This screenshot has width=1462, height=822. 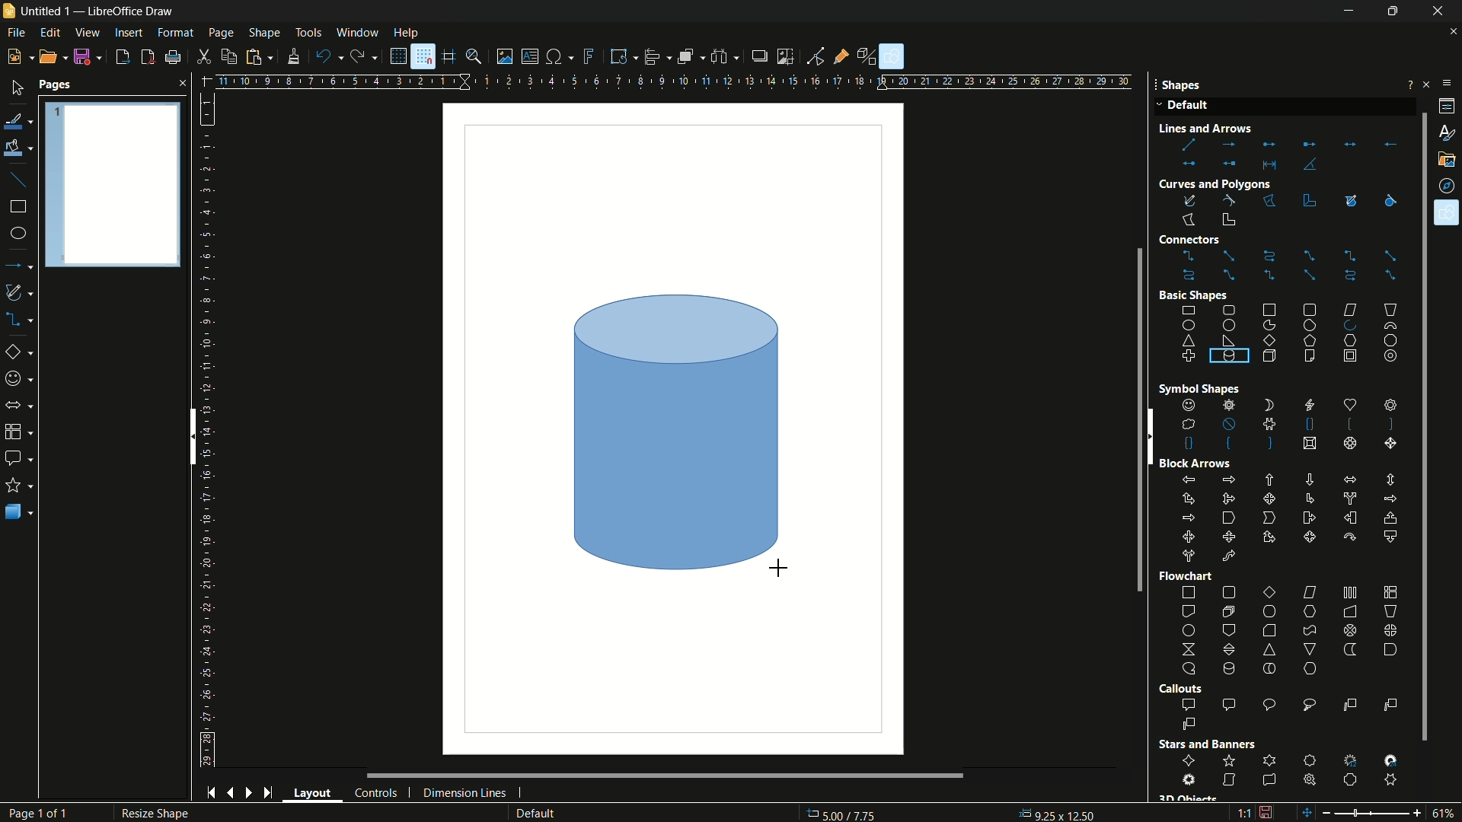 What do you see at coordinates (21, 485) in the screenshot?
I see `stars and banners` at bounding box center [21, 485].